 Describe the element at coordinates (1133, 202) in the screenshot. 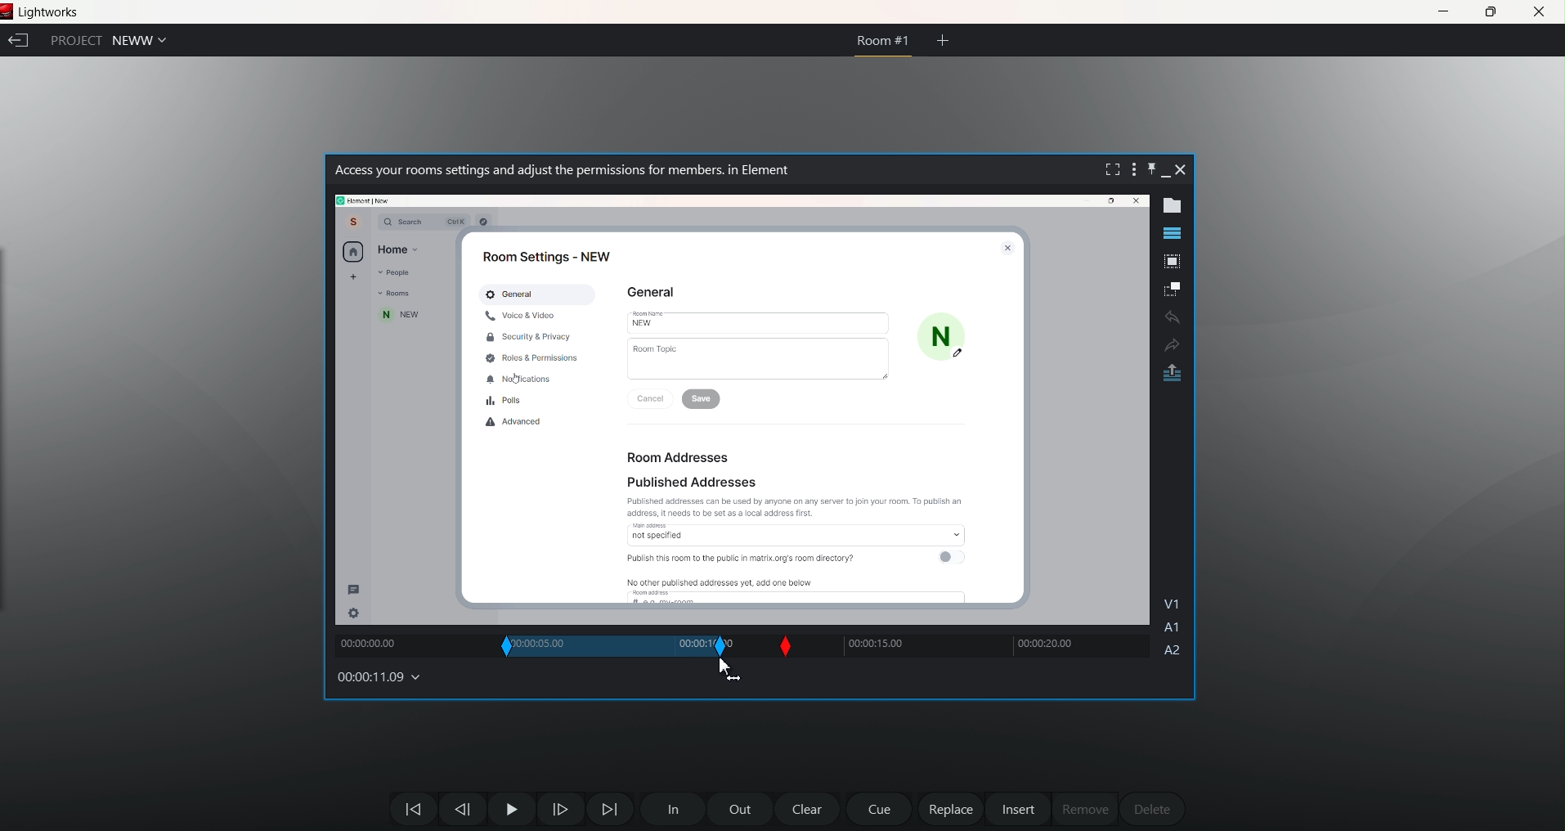

I see `close` at that location.